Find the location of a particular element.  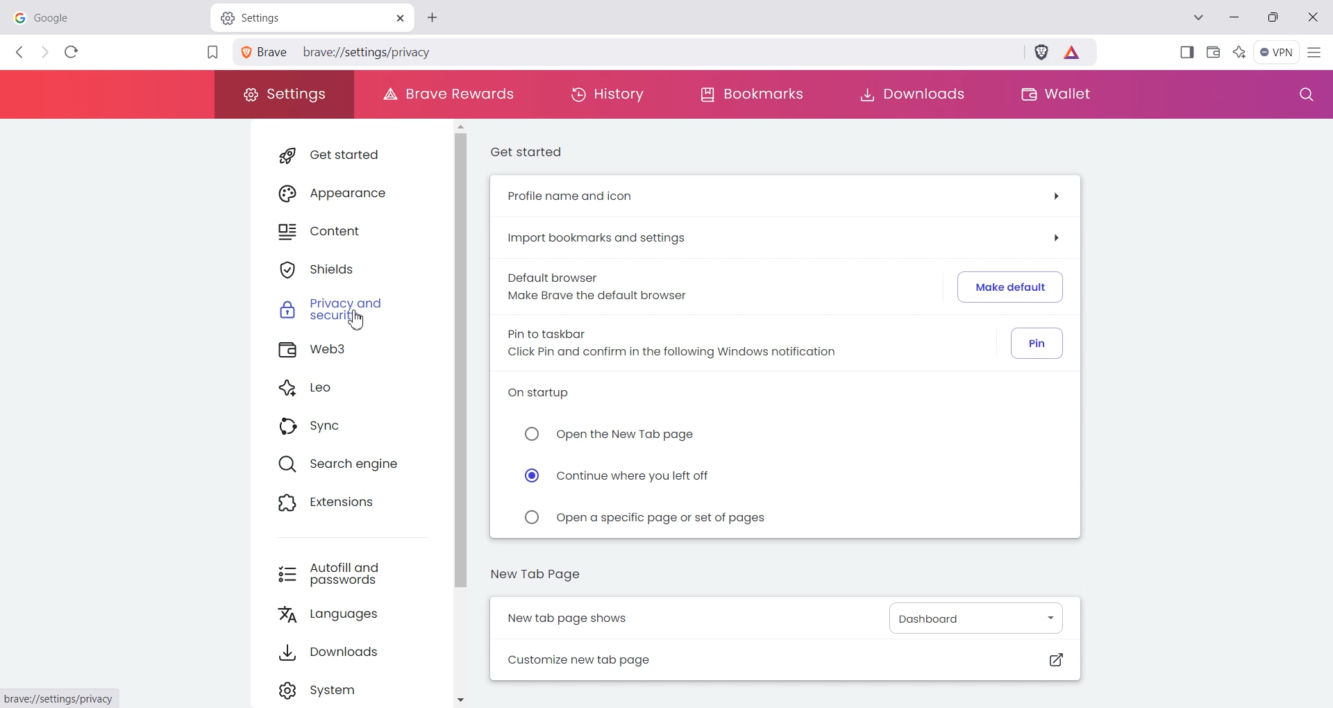

Shields is located at coordinates (344, 269).